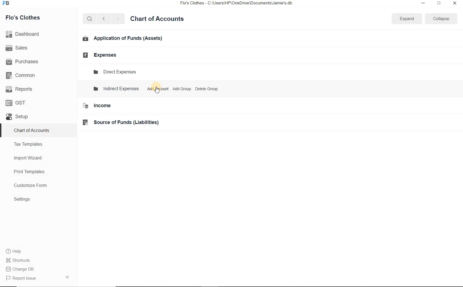  Describe the element at coordinates (7, 4) in the screenshot. I see `frappe books logo` at that location.